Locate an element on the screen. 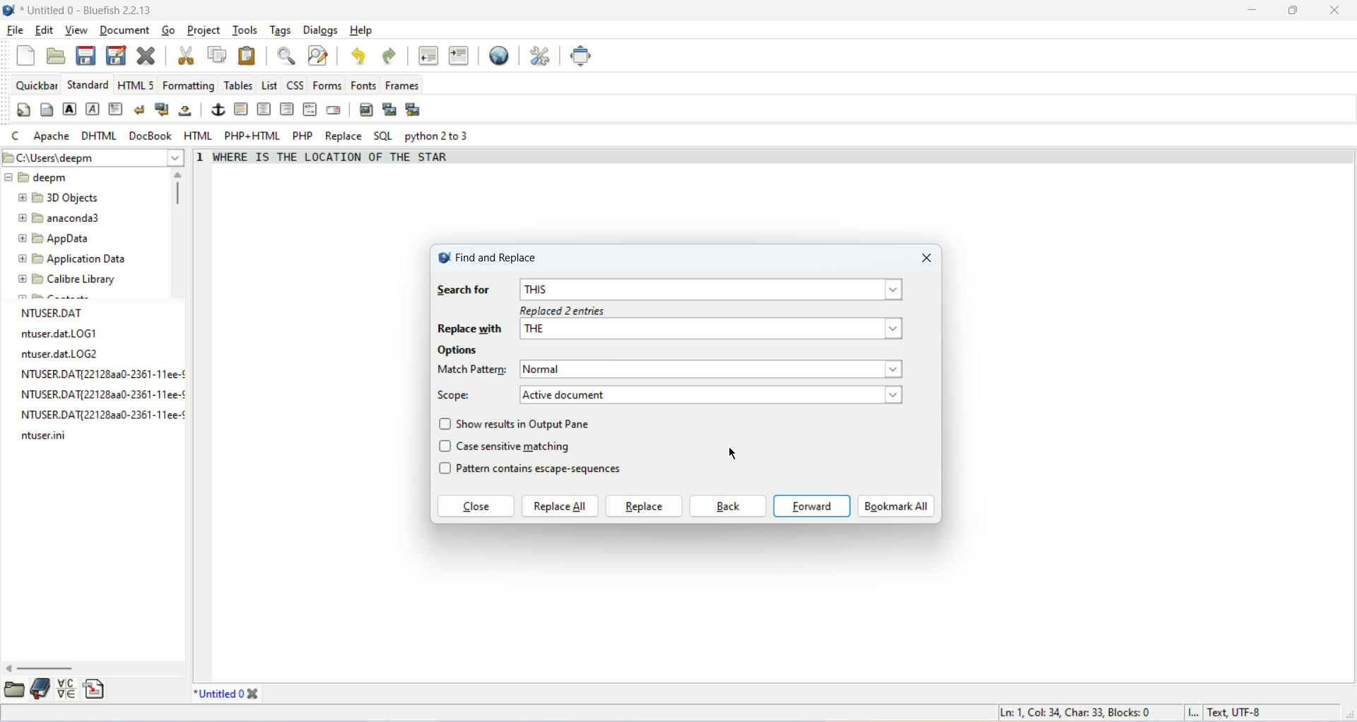 This screenshot has width=1357, height=722. new file is located at coordinates (28, 56).